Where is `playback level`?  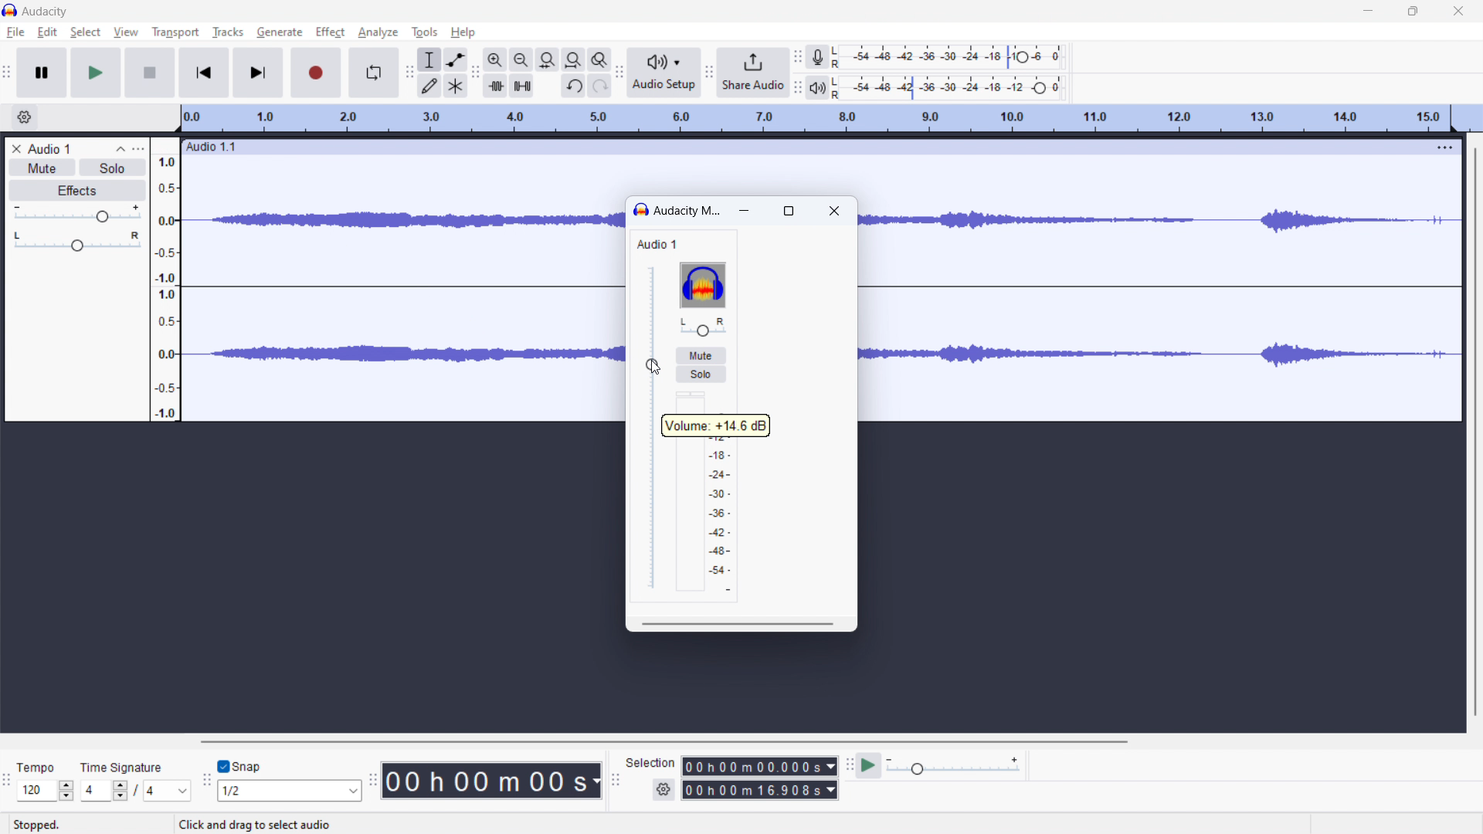 playback level is located at coordinates (954, 87).